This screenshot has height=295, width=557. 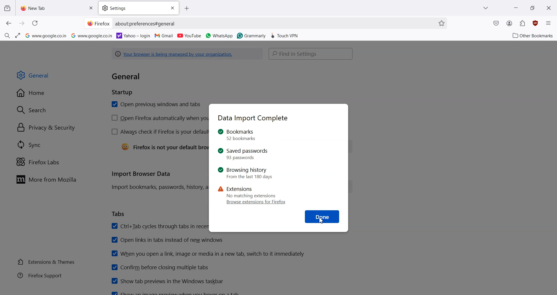 I want to click on Privacy & Security, so click(x=47, y=128).